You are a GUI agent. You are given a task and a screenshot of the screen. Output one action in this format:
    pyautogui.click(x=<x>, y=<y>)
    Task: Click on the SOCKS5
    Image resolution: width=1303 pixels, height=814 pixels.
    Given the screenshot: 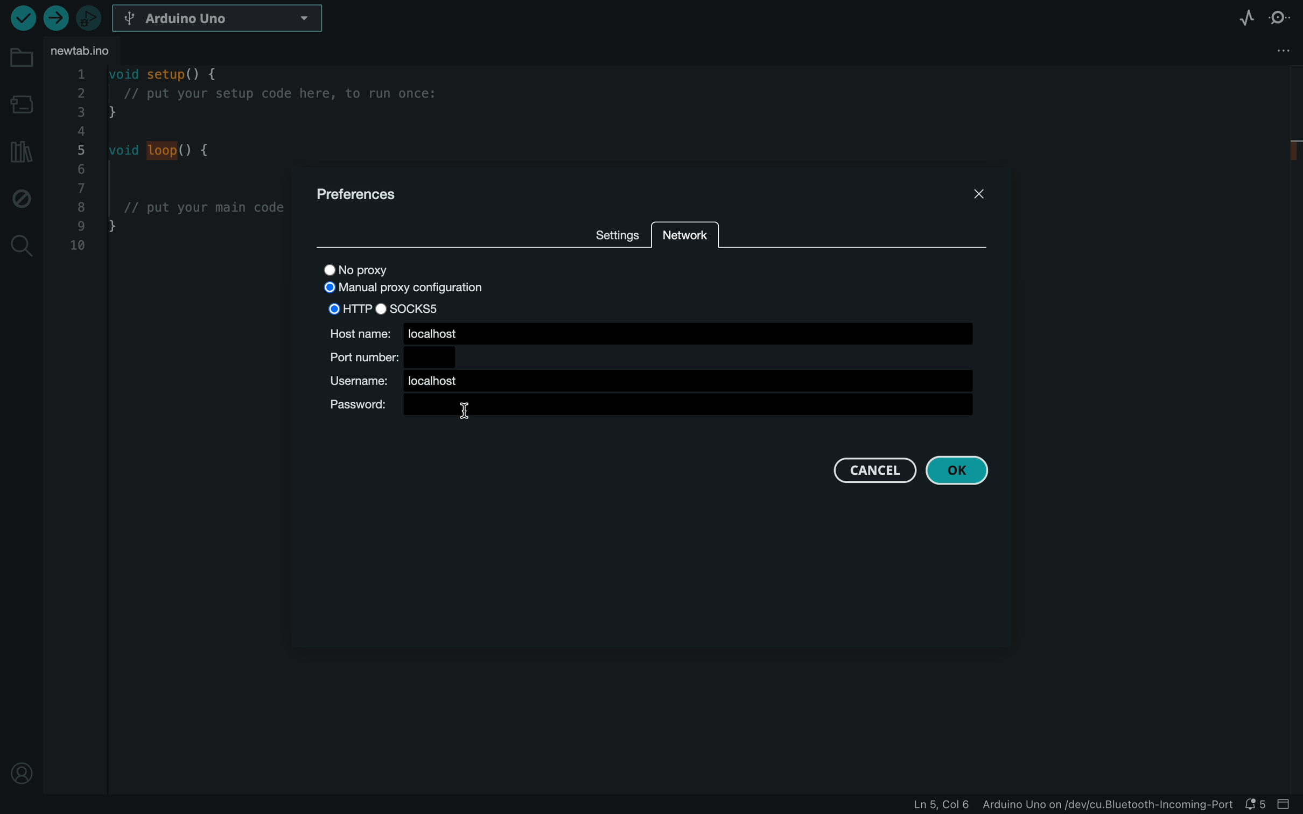 What is the action you would take?
    pyautogui.click(x=411, y=308)
    